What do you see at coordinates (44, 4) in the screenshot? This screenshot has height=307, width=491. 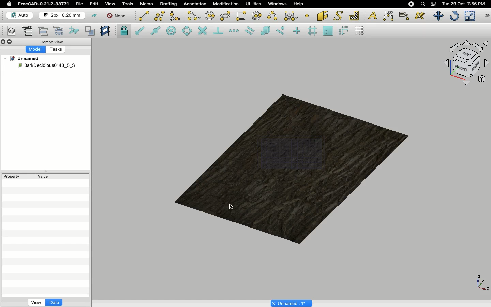 I see `FreeCAD` at bounding box center [44, 4].